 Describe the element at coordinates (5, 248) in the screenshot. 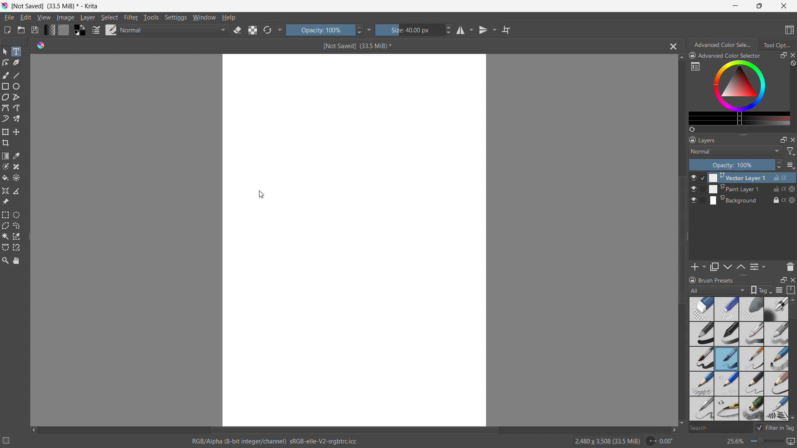

I see `bezier curve selection tool` at that location.